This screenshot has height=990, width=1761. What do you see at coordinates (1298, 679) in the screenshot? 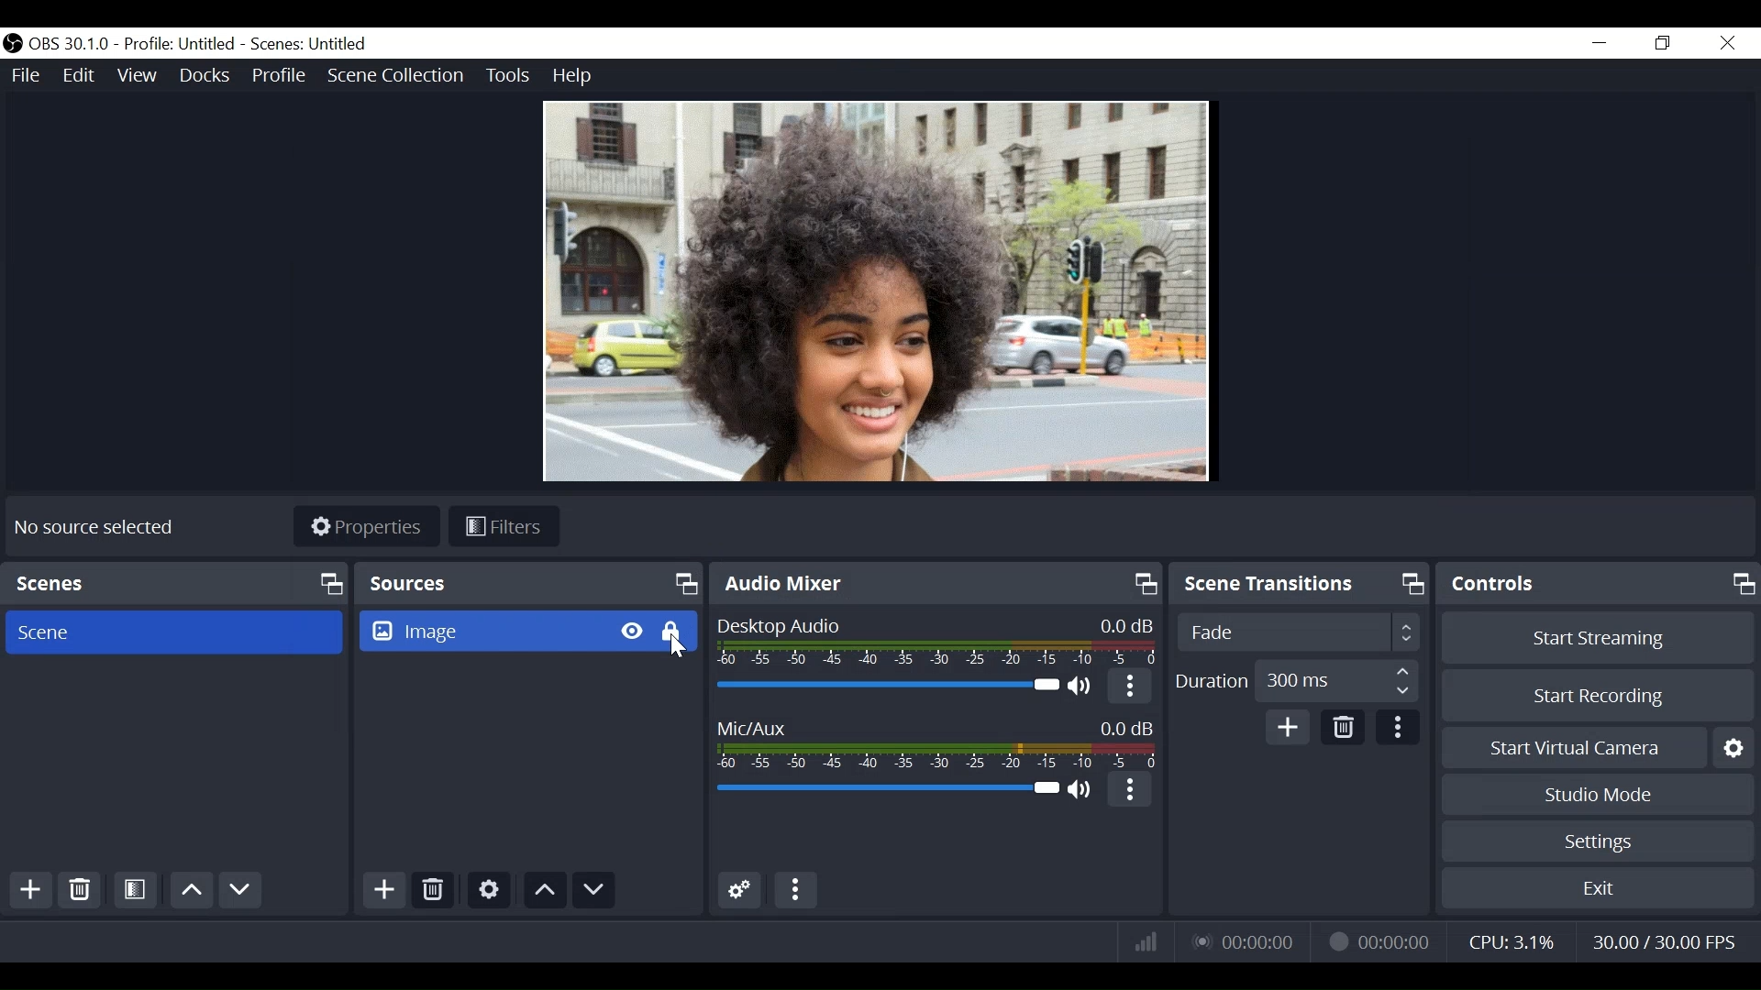
I see `Duration 300 ms` at bounding box center [1298, 679].